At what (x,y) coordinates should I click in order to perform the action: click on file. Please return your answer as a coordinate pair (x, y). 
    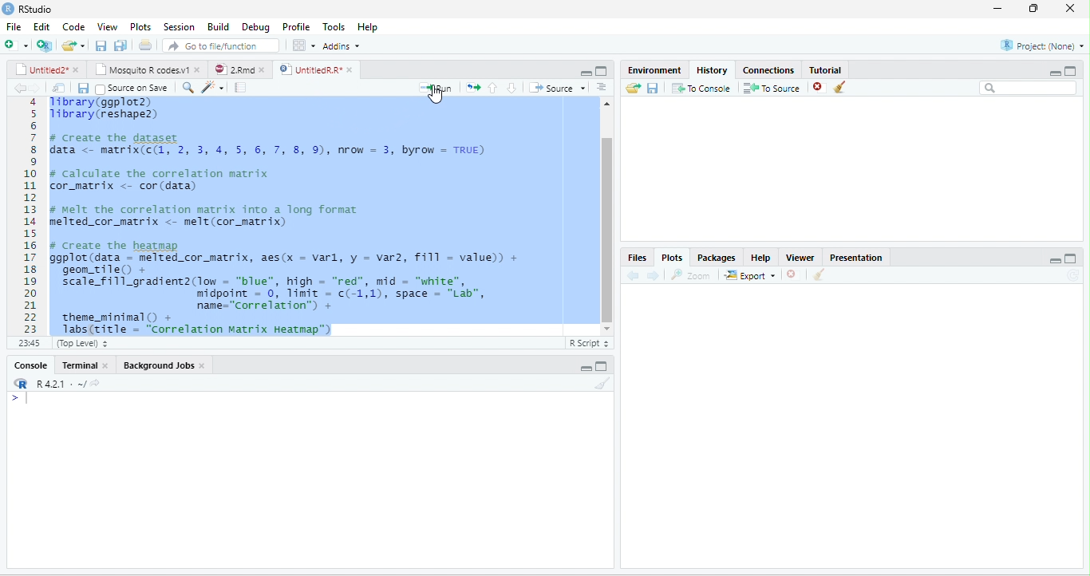
    Looking at the image, I should click on (14, 26).